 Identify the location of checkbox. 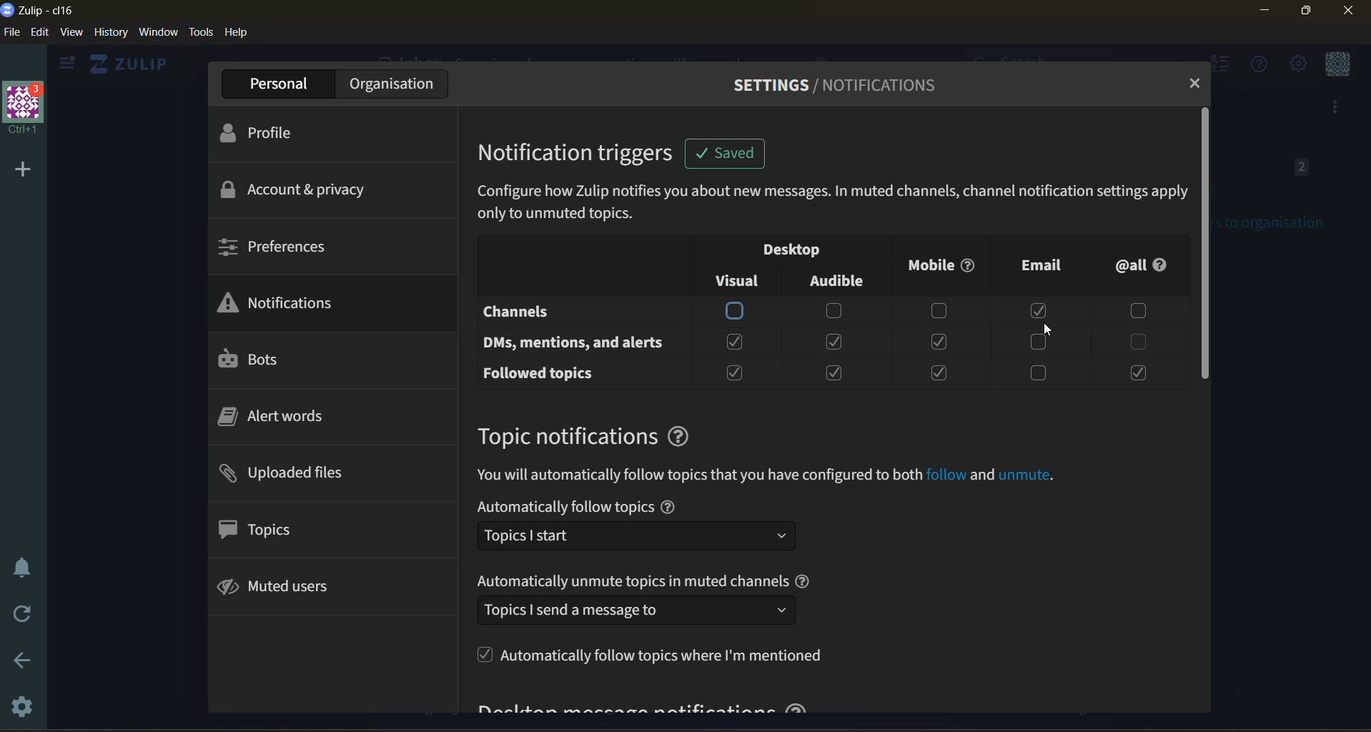
(734, 373).